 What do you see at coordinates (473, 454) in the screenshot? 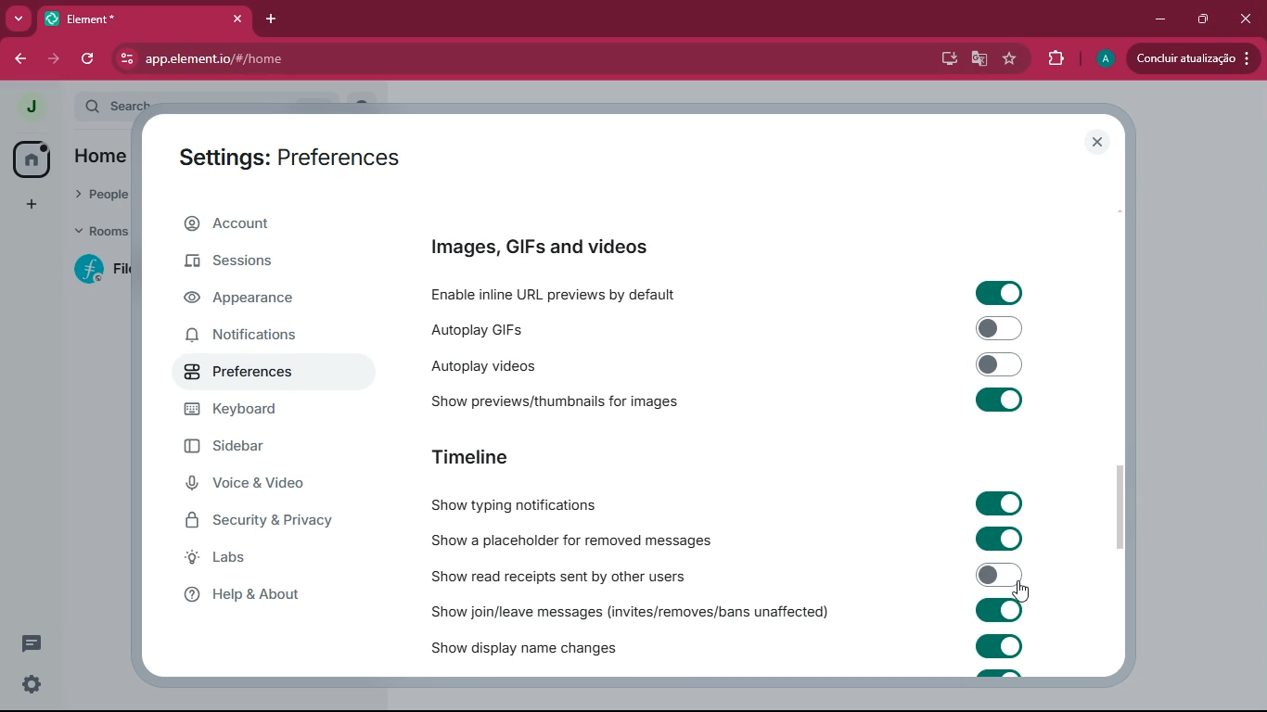
I see `timeline` at bounding box center [473, 454].